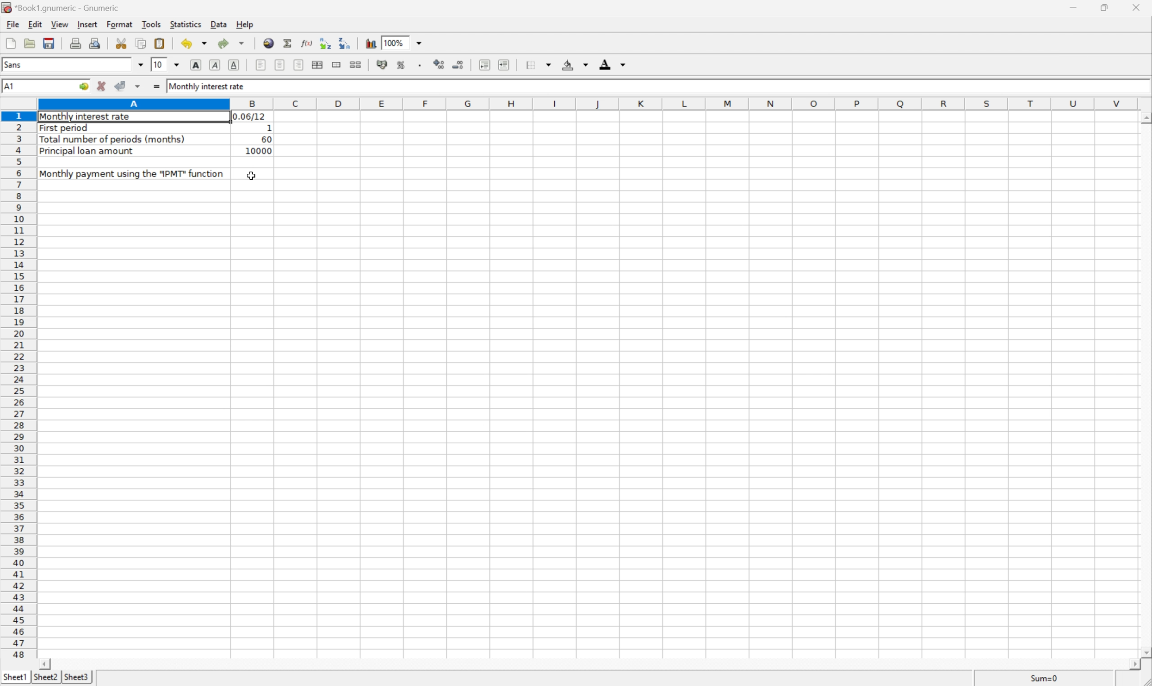  I want to click on Scroll Up, so click(1145, 117).